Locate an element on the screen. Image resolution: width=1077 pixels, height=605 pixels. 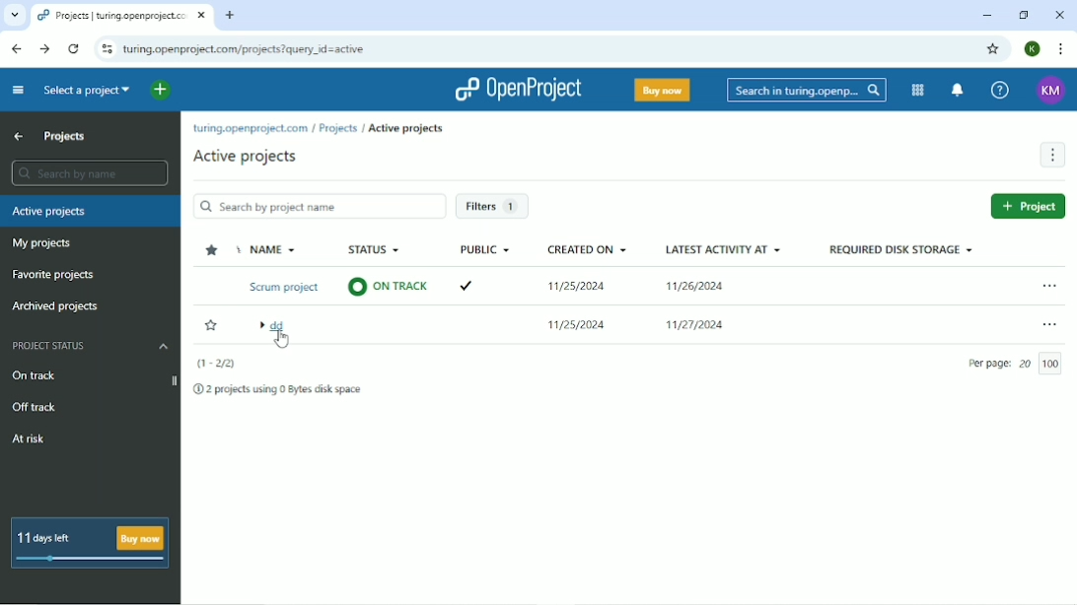
Project status is located at coordinates (91, 345).